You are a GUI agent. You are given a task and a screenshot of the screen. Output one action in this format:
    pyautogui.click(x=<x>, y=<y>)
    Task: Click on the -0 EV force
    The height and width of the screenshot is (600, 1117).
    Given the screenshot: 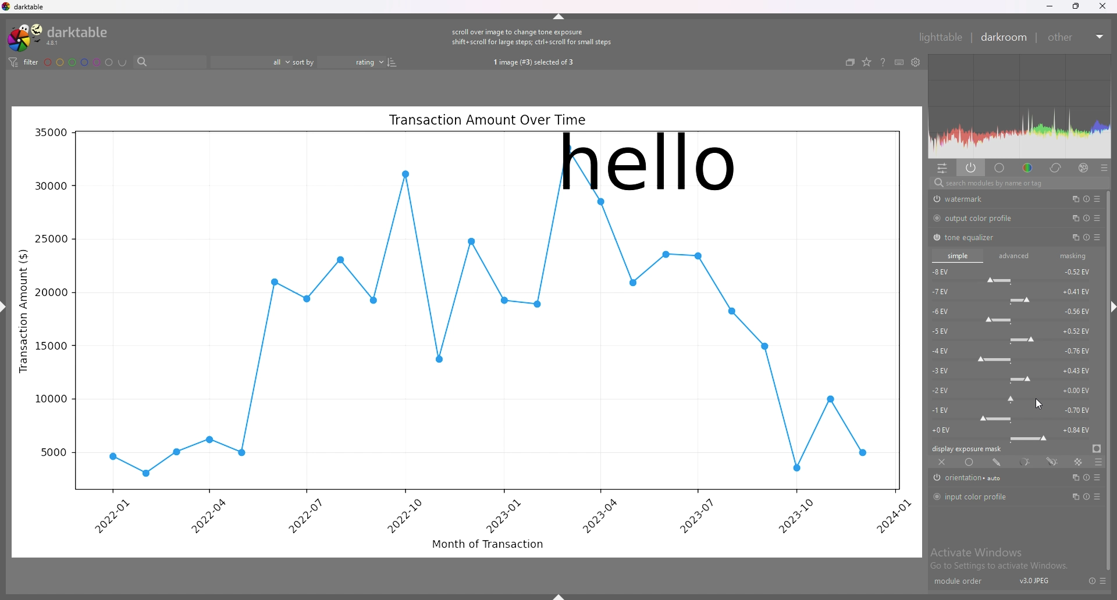 What is the action you would take?
    pyautogui.click(x=1014, y=433)
    